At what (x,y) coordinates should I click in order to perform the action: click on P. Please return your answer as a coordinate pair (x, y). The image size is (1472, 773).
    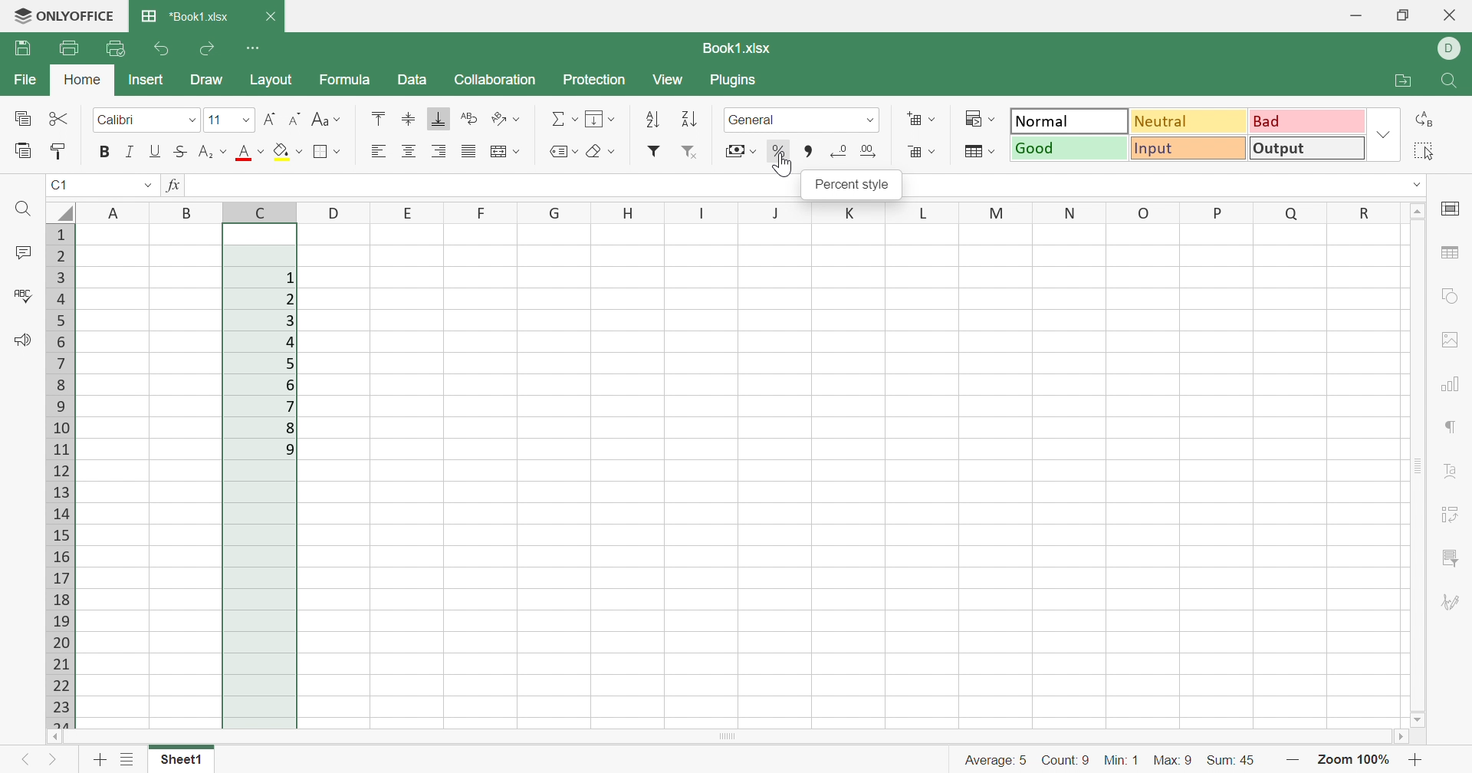
    Looking at the image, I should click on (1216, 214).